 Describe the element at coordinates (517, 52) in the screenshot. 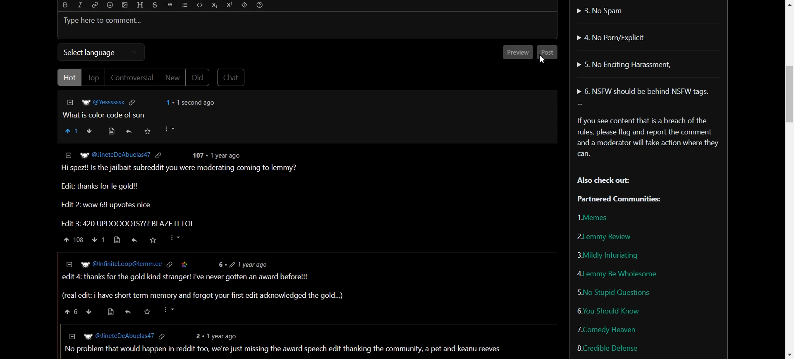

I see `Preview` at that location.